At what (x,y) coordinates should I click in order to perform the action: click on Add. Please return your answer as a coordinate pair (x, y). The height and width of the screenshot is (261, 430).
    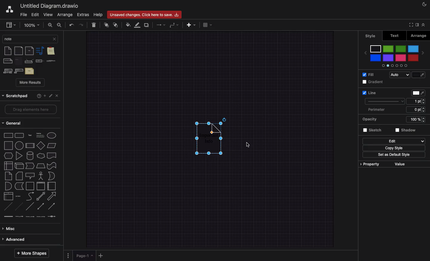
    Looking at the image, I should click on (45, 96).